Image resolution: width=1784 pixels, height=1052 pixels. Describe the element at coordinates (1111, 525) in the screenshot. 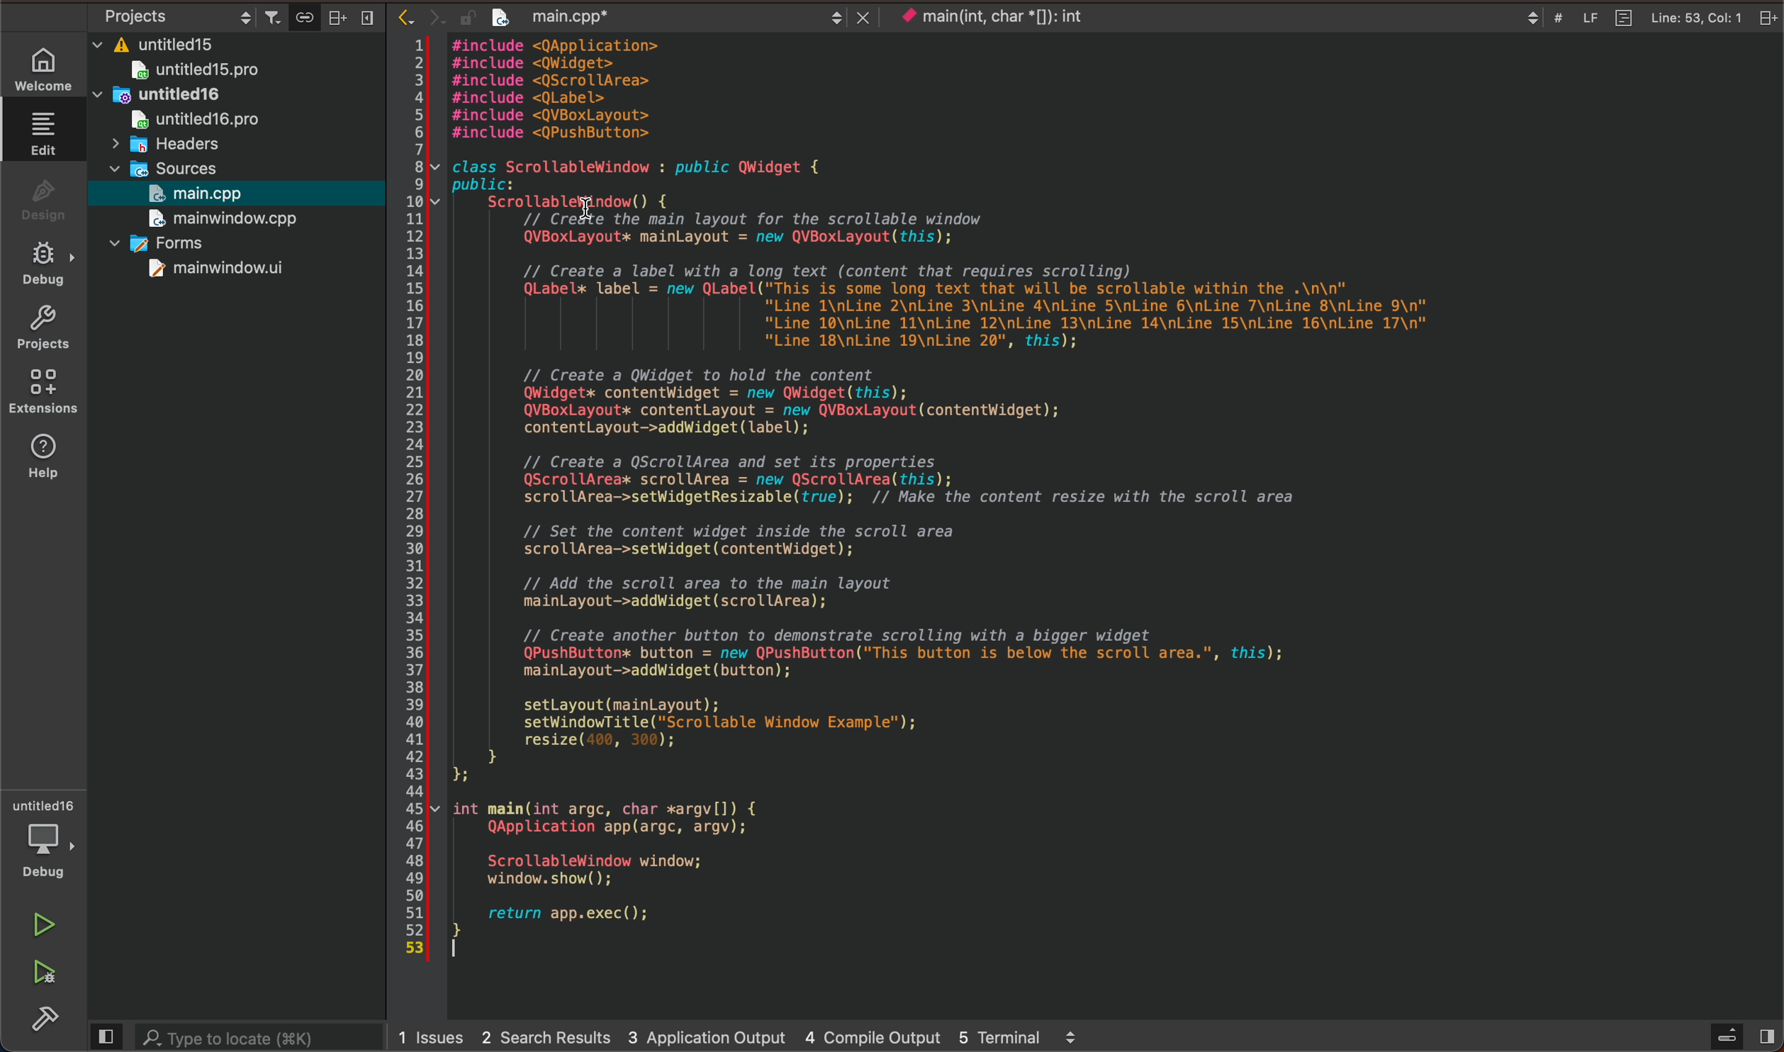

I see `updated code` at that location.